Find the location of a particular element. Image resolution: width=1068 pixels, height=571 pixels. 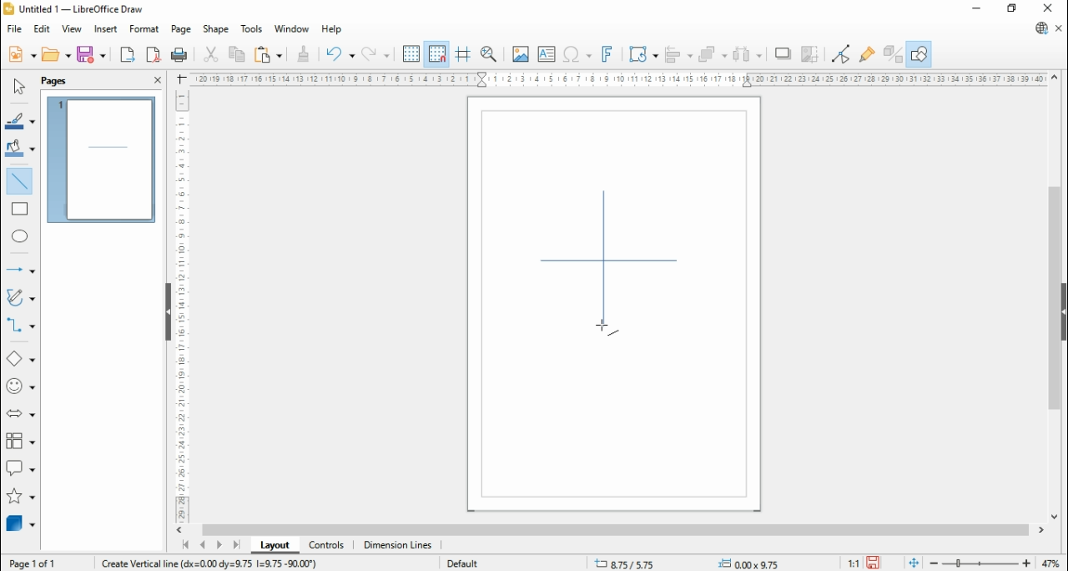

format is located at coordinates (145, 29).